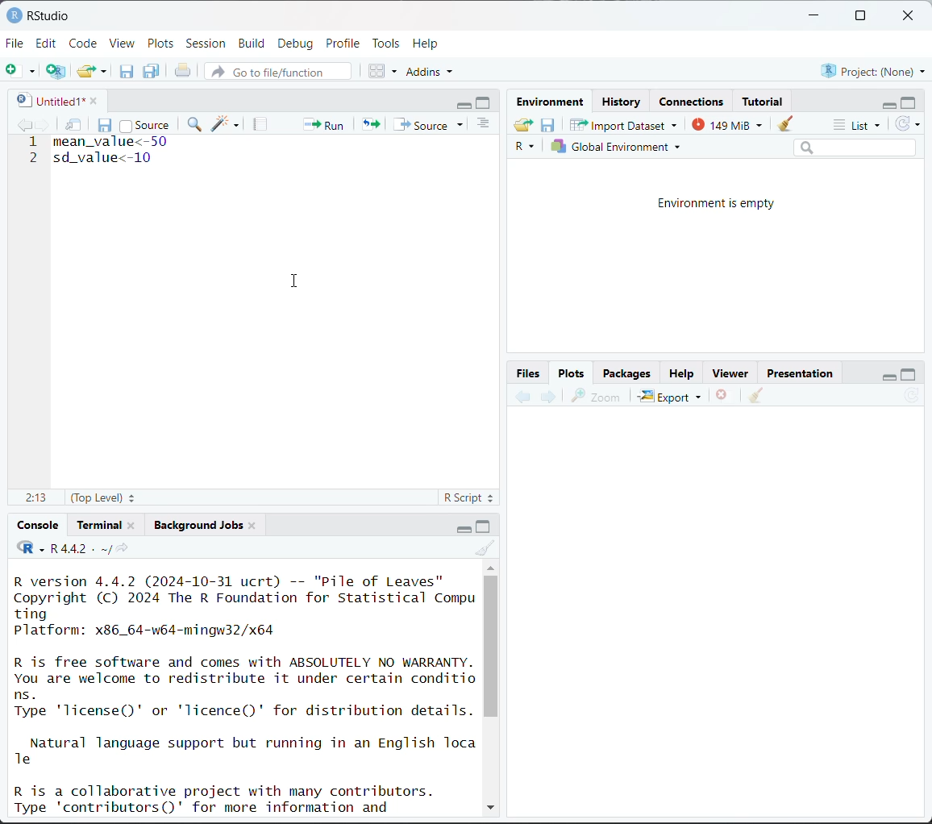  I want to click on down, so click(489, 805).